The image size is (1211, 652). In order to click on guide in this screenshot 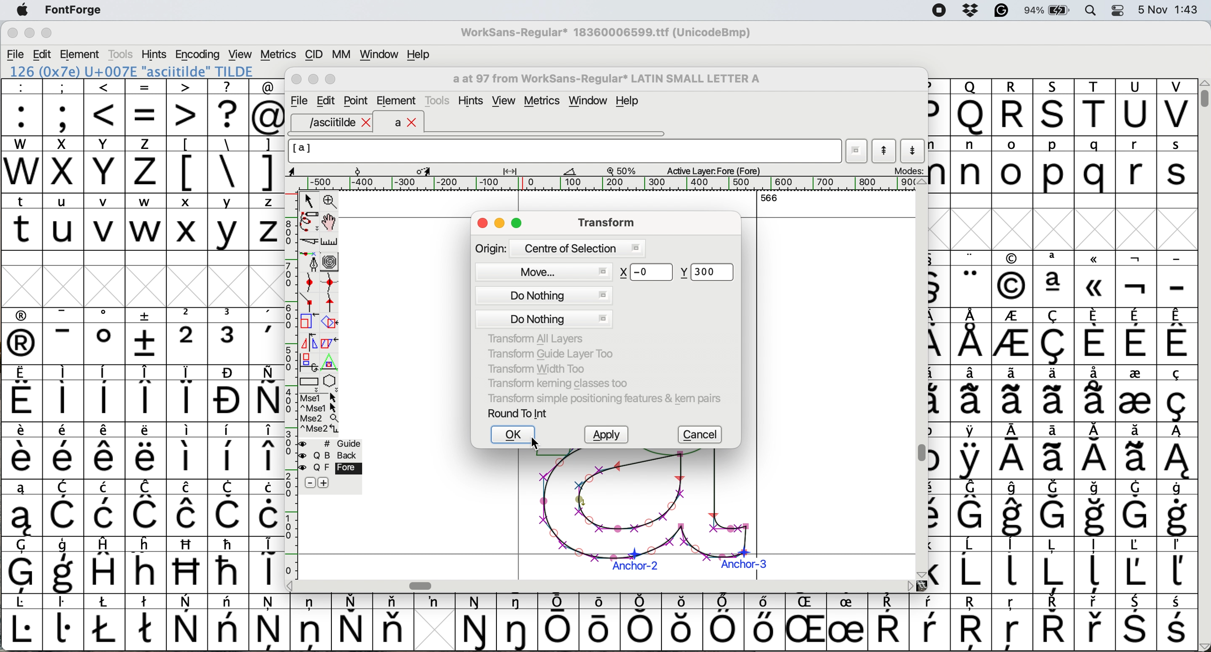, I will do `click(336, 442)`.